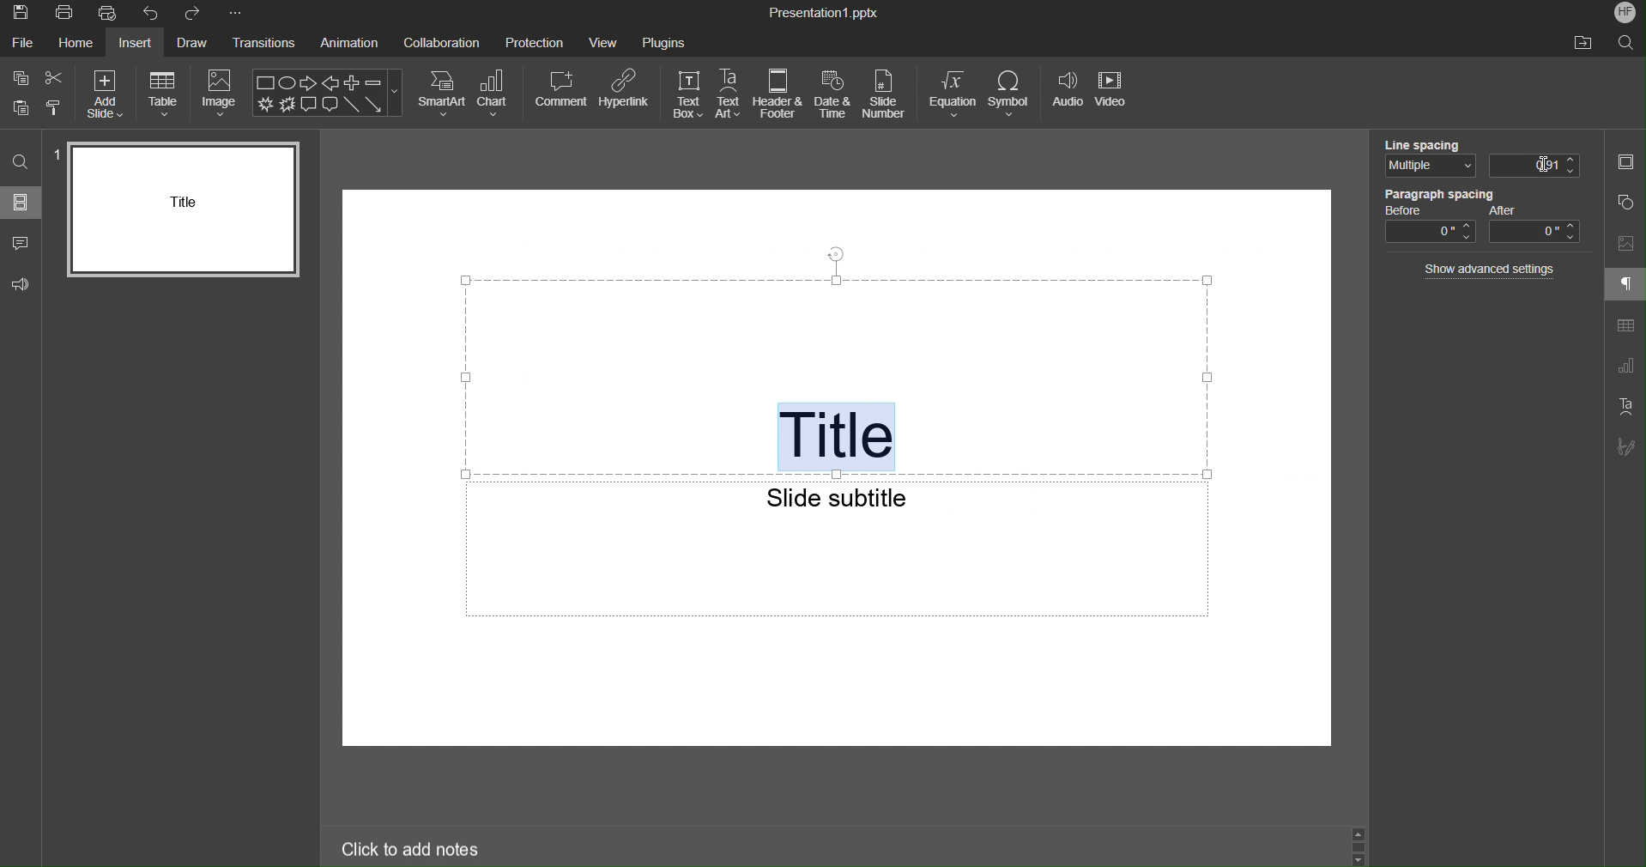 Image resolution: width=1646 pixels, height=867 pixels. Describe the element at coordinates (560, 92) in the screenshot. I see `Comment` at that location.